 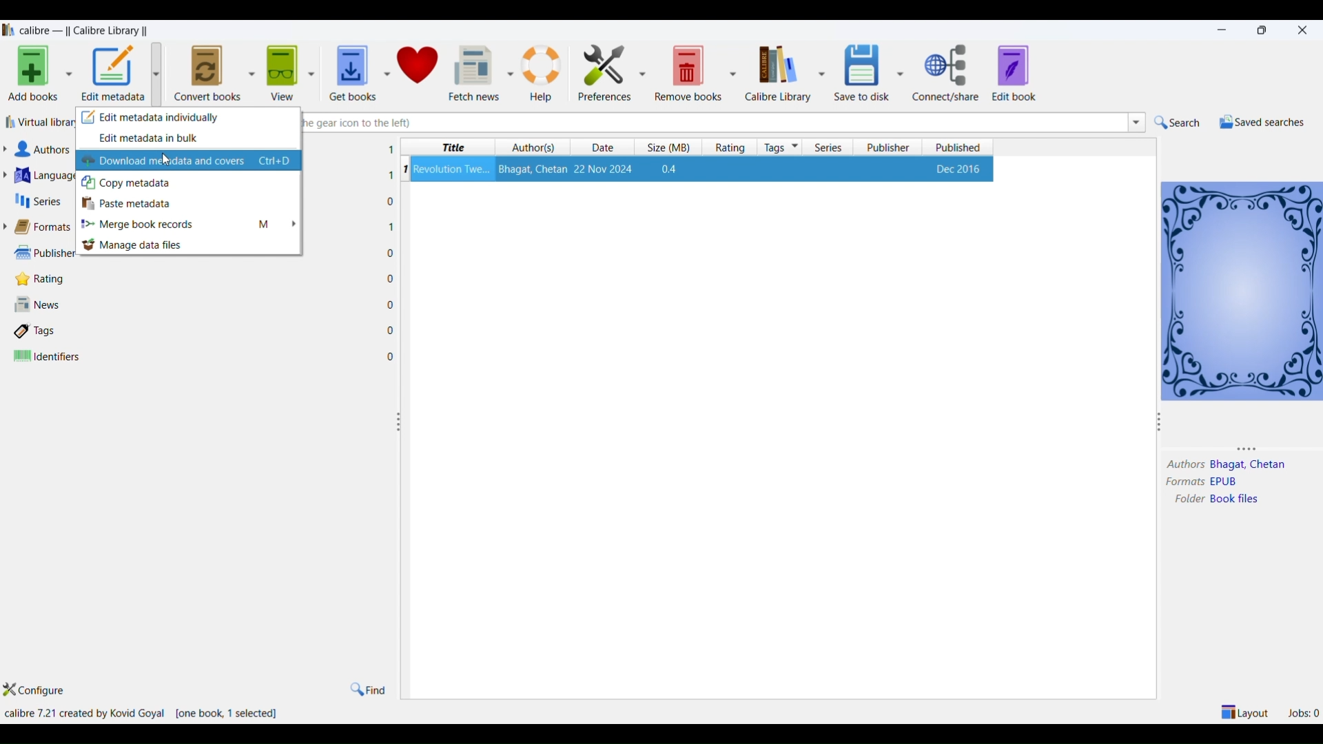 What do you see at coordinates (86, 714) in the screenshot?
I see `calibre version and creator` at bounding box center [86, 714].